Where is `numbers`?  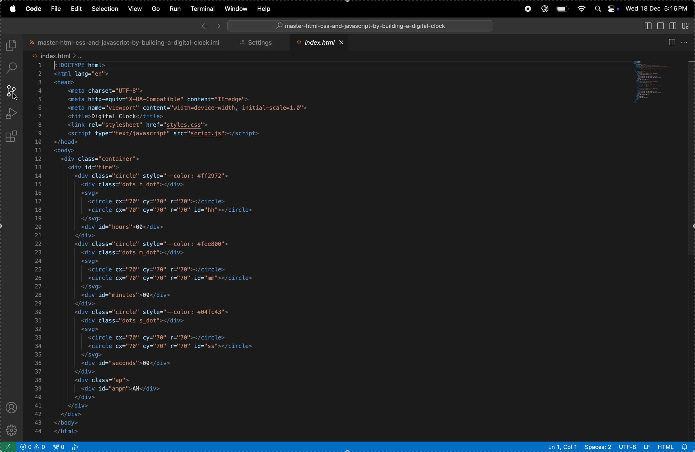
numbers is located at coordinates (39, 250).